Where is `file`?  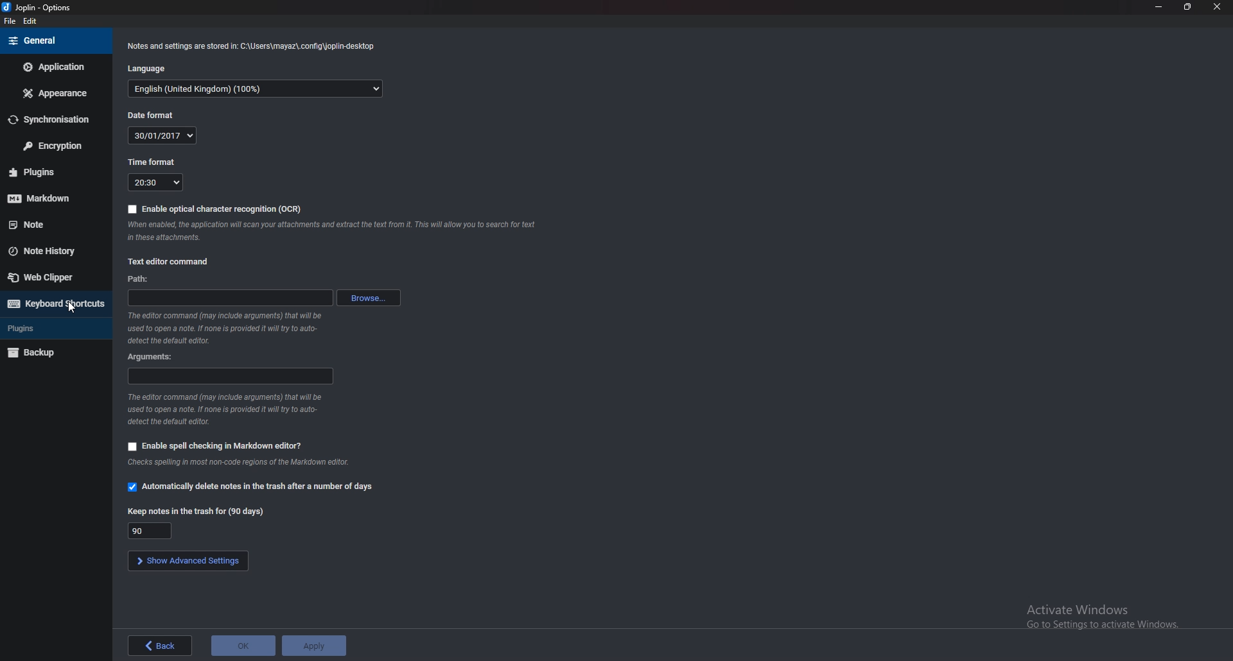
file is located at coordinates (10, 22).